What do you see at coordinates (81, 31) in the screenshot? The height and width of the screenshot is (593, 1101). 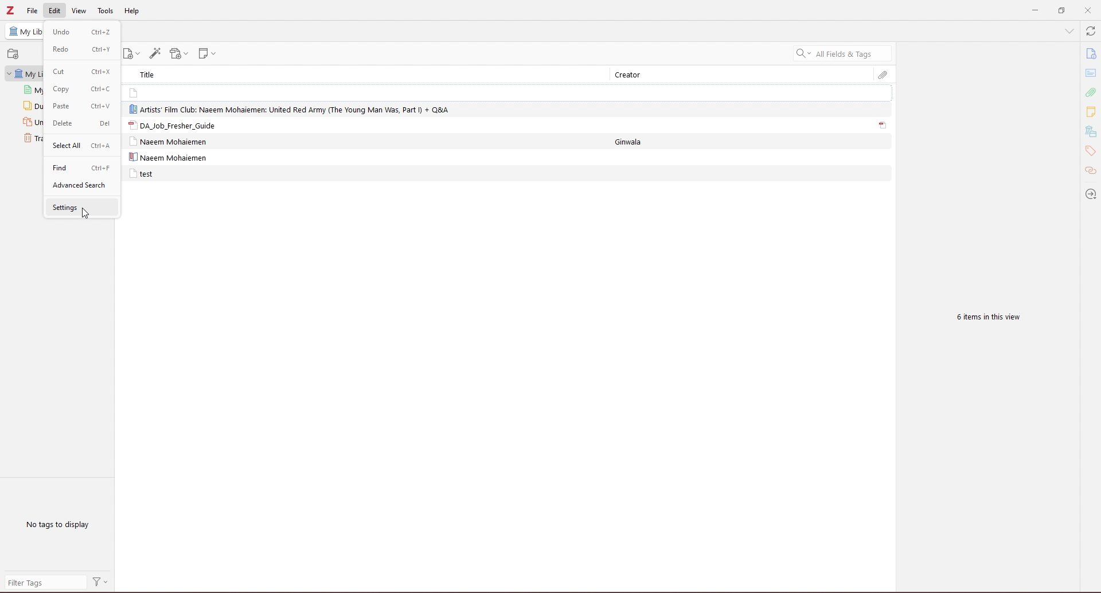 I see `undo` at bounding box center [81, 31].